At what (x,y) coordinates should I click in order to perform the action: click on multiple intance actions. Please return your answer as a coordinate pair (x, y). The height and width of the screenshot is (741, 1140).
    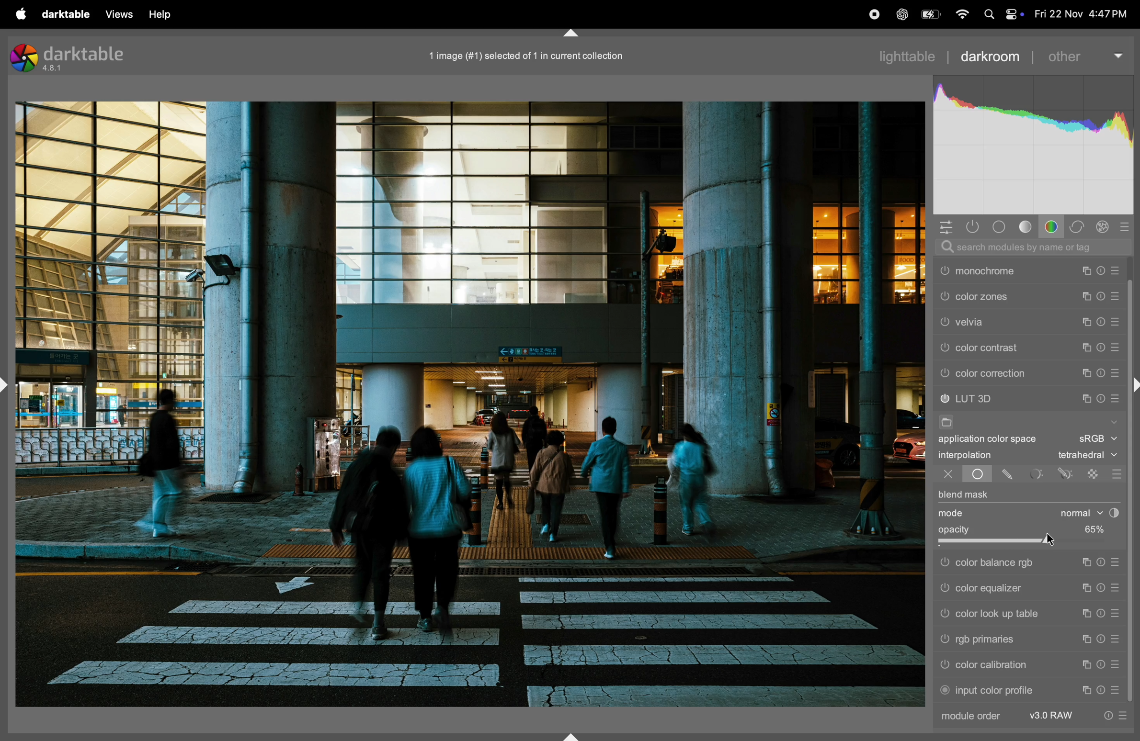
    Looking at the image, I should click on (1083, 395).